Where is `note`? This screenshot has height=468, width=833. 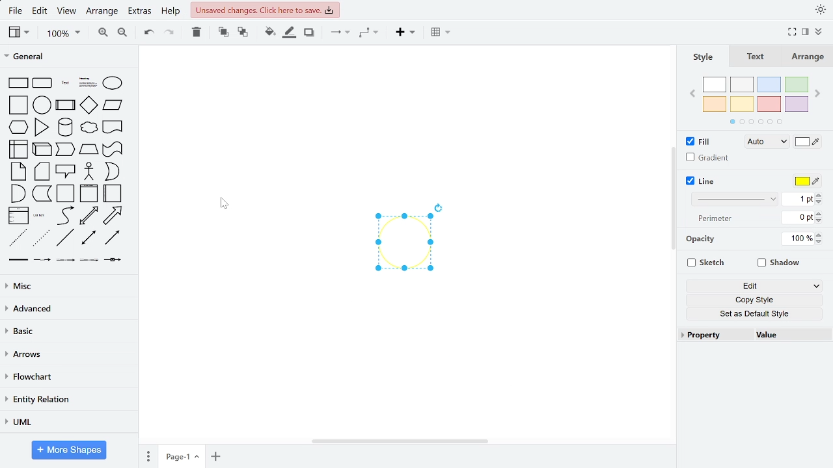
note is located at coordinates (18, 172).